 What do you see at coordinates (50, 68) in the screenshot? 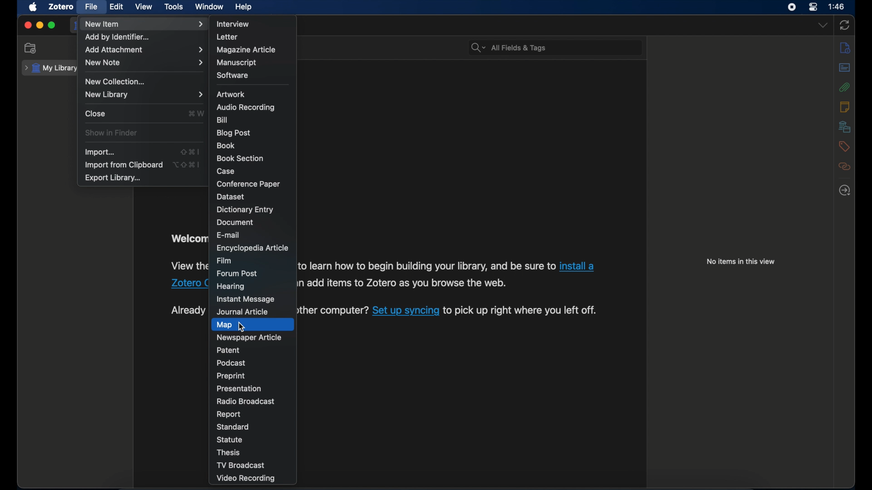
I see `my library` at bounding box center [50, 68].